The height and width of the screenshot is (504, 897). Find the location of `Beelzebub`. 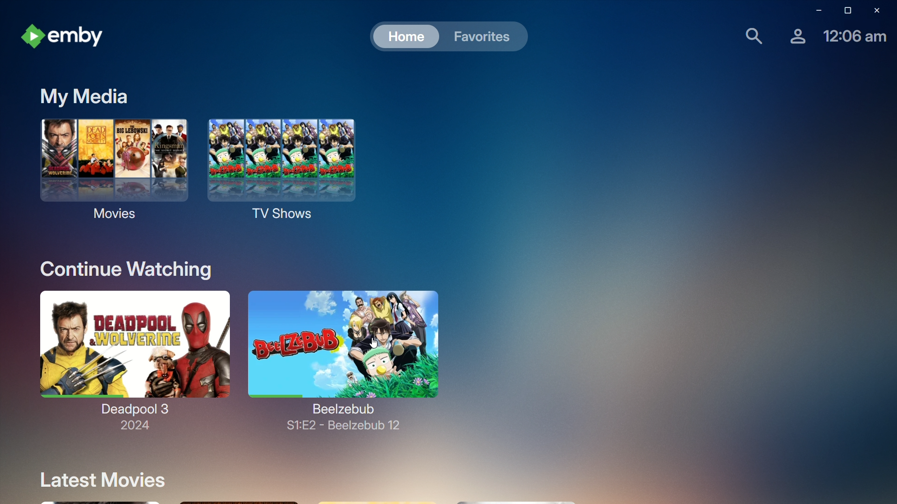

Beelzebub is located at coordinates (346, 383).